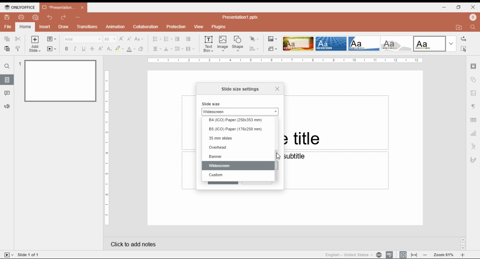 This screenshot has width=480, height=259. Describe the element at coordinates (444, 7) in the screenshot. I see `minimize` at that location.